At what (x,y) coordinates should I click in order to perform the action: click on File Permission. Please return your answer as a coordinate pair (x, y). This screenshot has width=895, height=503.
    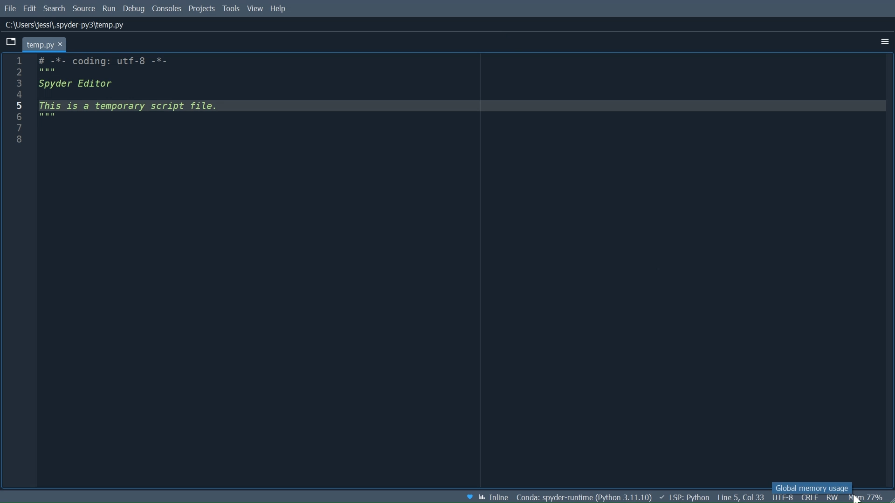
    Looking at the image, I should click on (832, 497).